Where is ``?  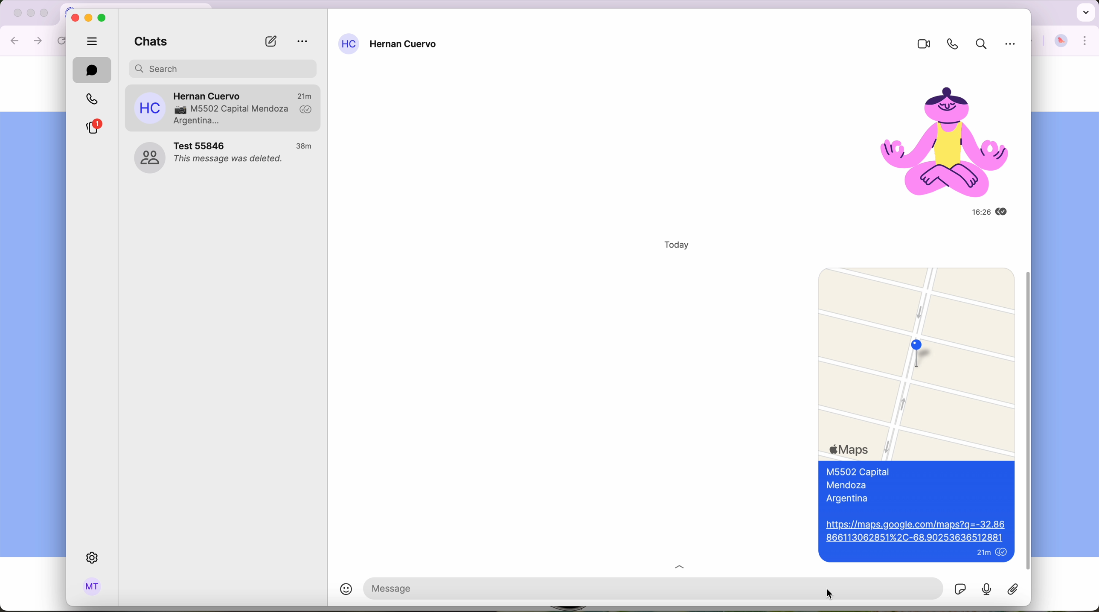  is located at coordinates (1012, 47).